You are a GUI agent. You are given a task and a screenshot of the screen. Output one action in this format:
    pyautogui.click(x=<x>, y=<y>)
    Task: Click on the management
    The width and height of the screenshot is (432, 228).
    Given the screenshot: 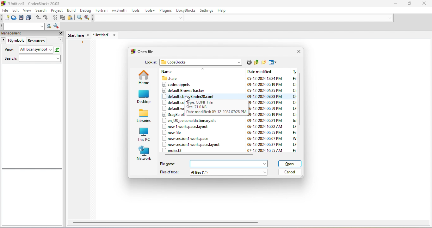 What is the action you would take?
    pyautogui.click(x=26, y=33)
    